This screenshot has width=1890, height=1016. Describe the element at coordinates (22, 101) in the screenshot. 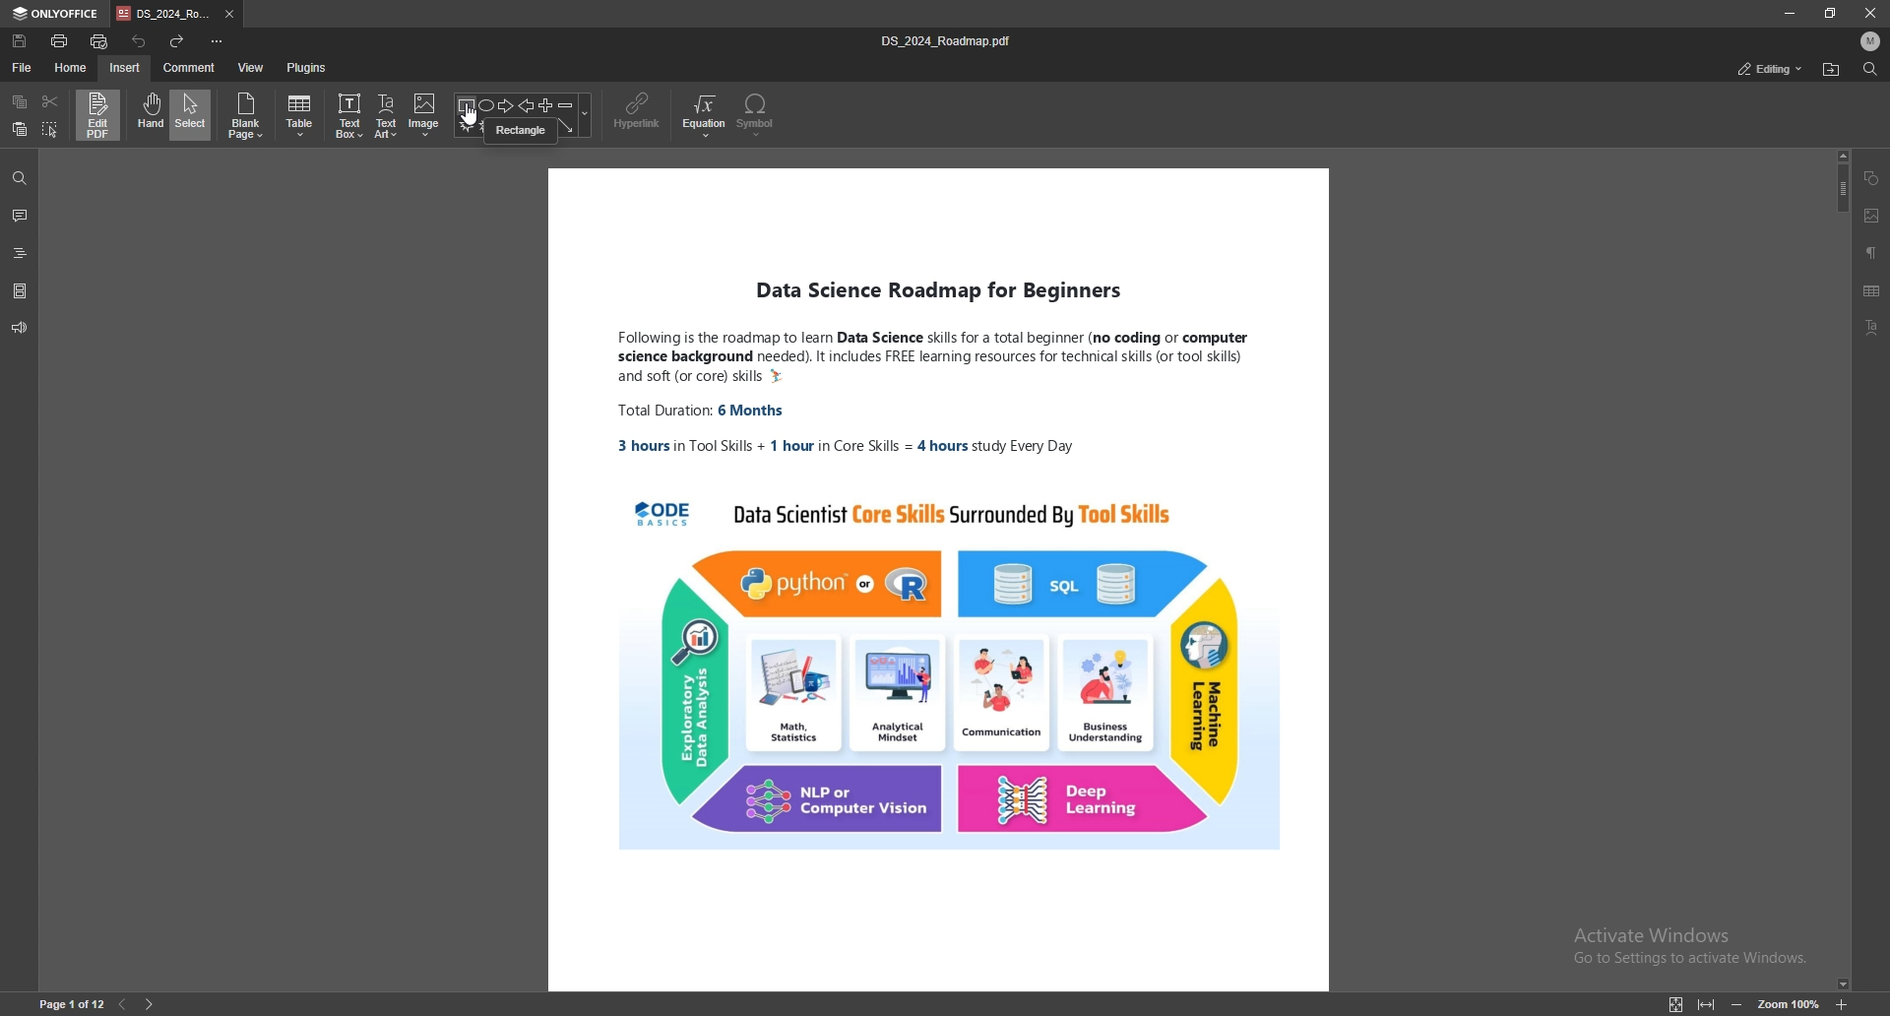

I see `copy` at that location.